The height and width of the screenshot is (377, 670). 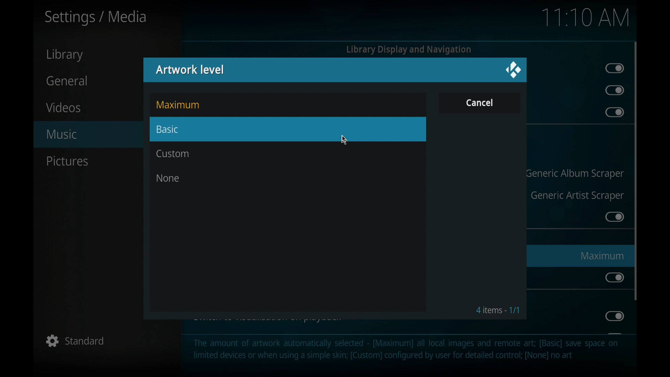 I want to click on settings/media, so click(x=96, y=17).